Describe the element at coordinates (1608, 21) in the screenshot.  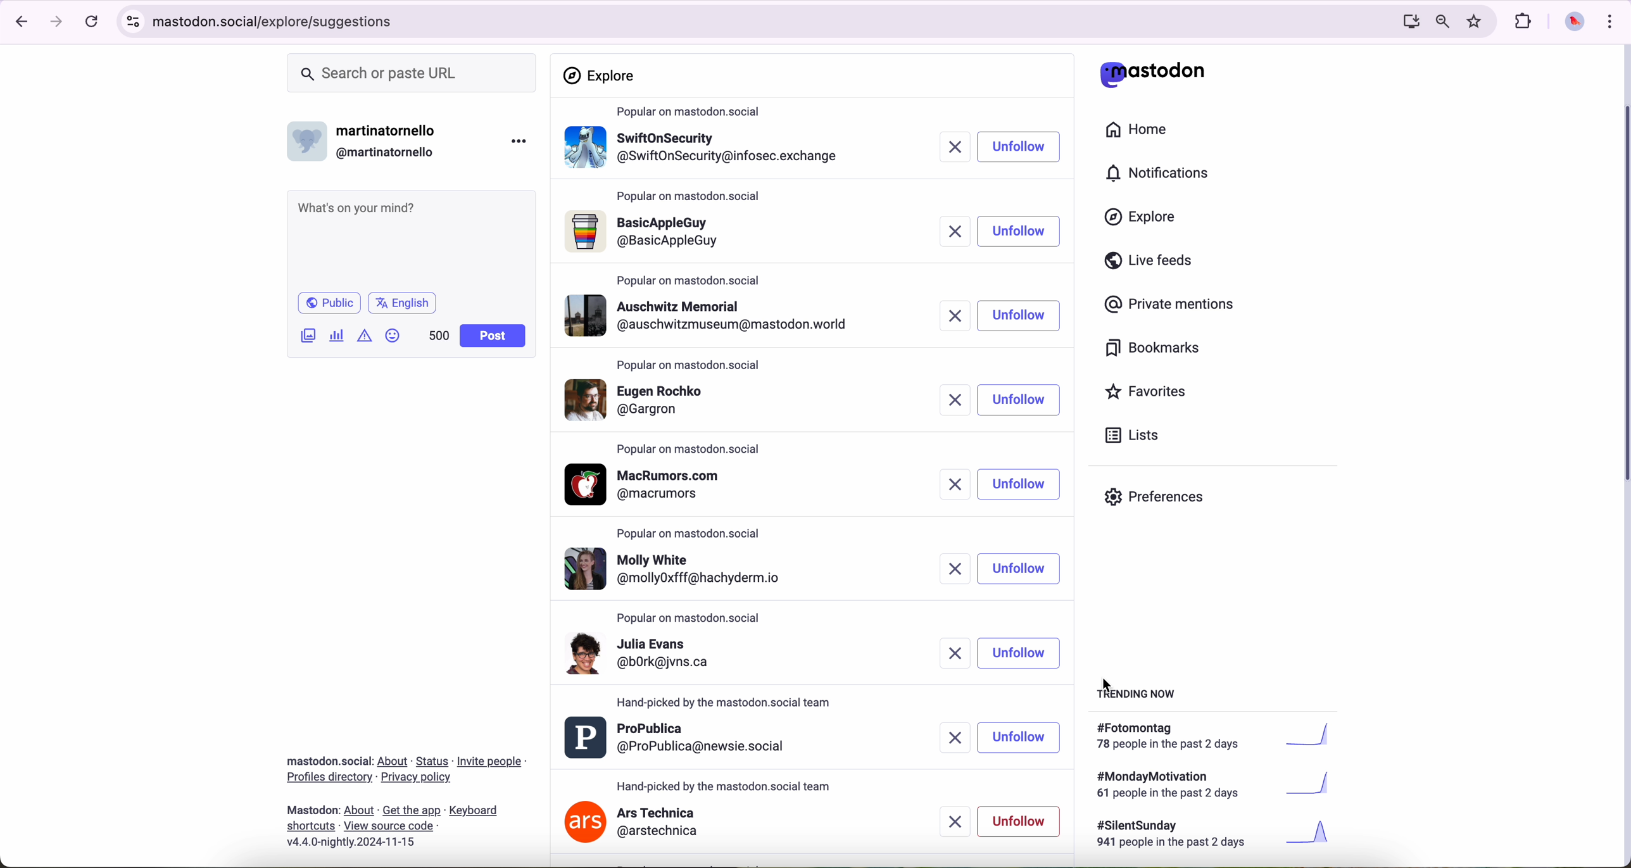
I see `customize and control Google Chrome` at that location.